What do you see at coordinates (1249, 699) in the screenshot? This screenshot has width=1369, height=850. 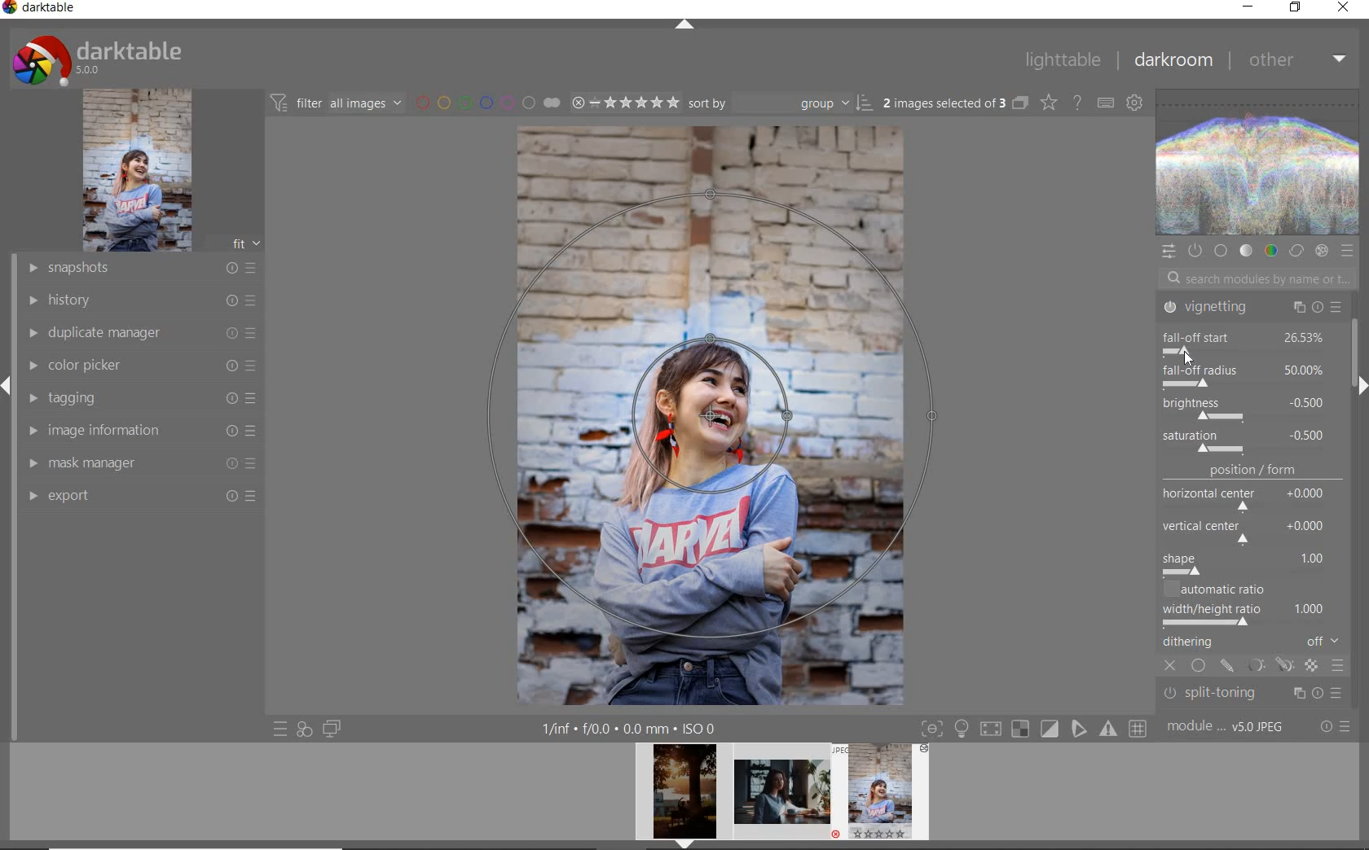 I see `lens correction` at bounding box center [1249, 699].